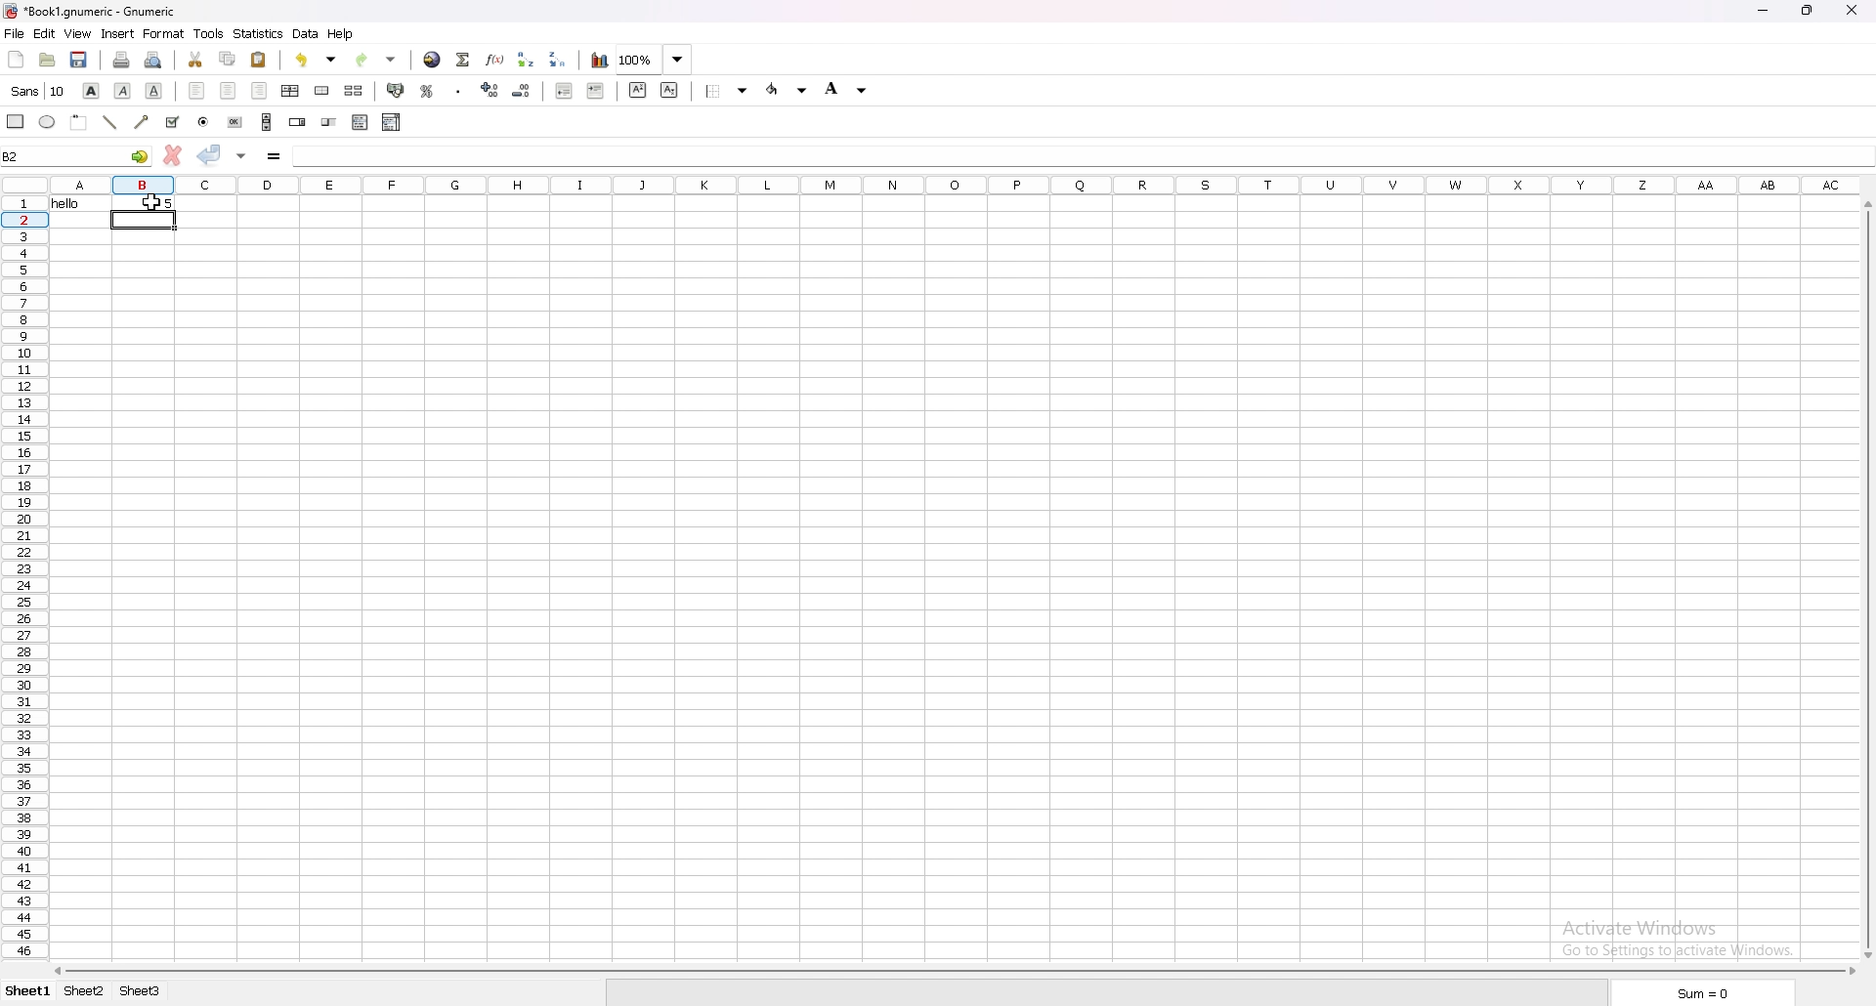 The image size is (1876, 1006). What do you see at coordinates (228, 90) in the screenshot?
I see `center` at bounding box center [228, 90].